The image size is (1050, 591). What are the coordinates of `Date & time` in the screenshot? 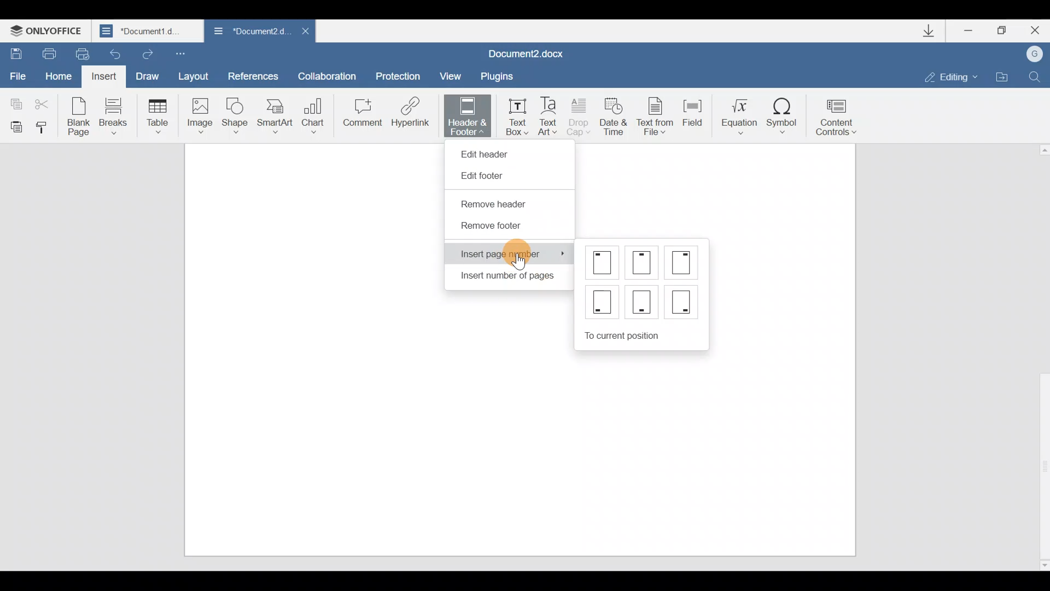 It's located at (614, 114).